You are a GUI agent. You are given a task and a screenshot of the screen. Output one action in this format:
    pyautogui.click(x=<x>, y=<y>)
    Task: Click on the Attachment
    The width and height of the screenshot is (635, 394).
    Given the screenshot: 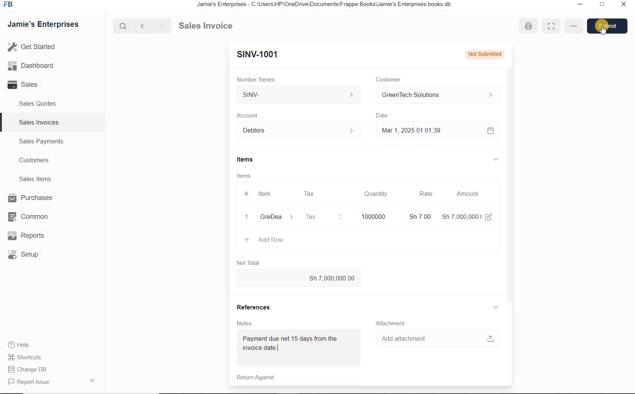 What is the action you would take?
    pyautogui.click(x=392, y=323)
    